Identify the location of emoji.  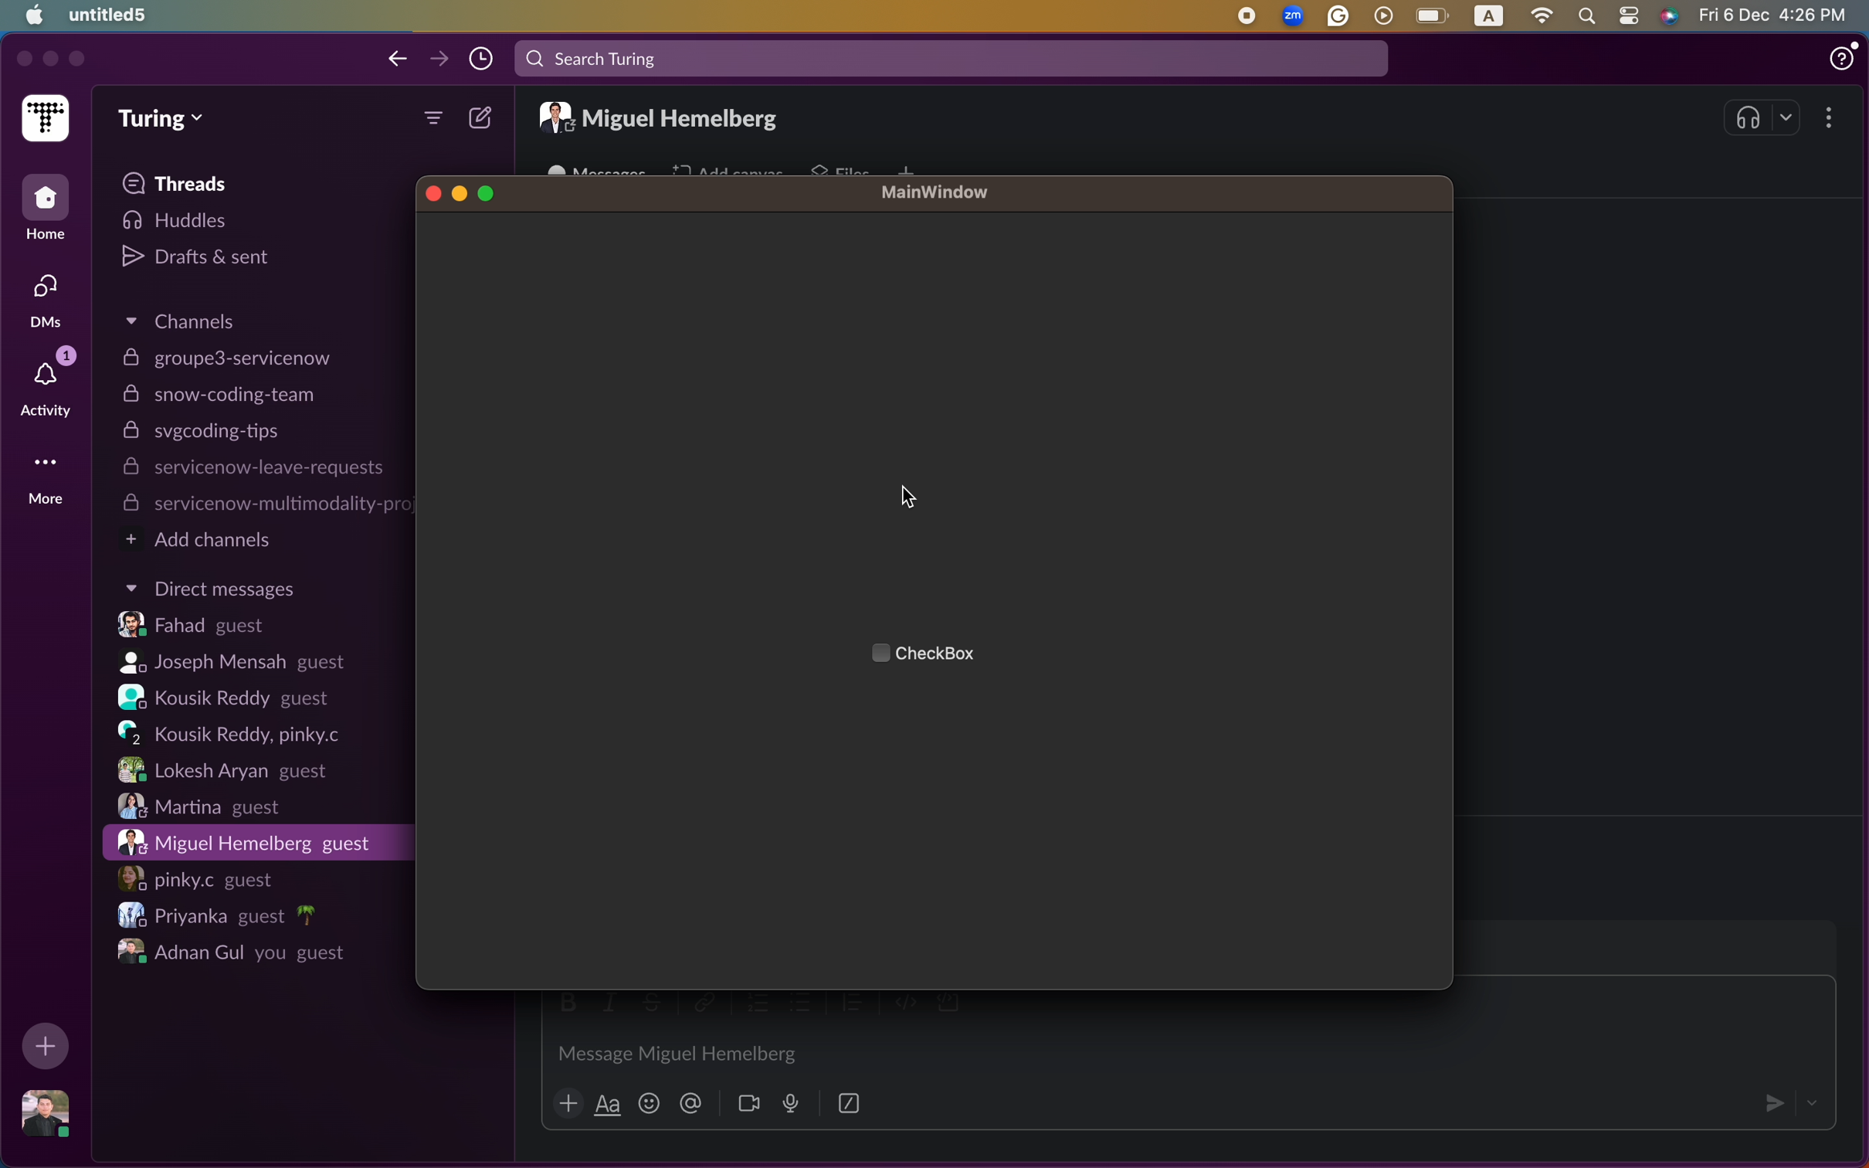
(649, 1104).